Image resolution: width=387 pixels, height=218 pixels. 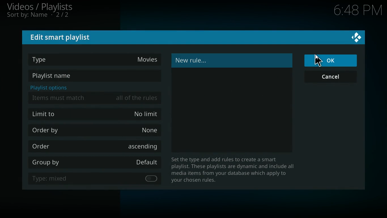 I want to click on sort by name, so click(x=41, y=16).